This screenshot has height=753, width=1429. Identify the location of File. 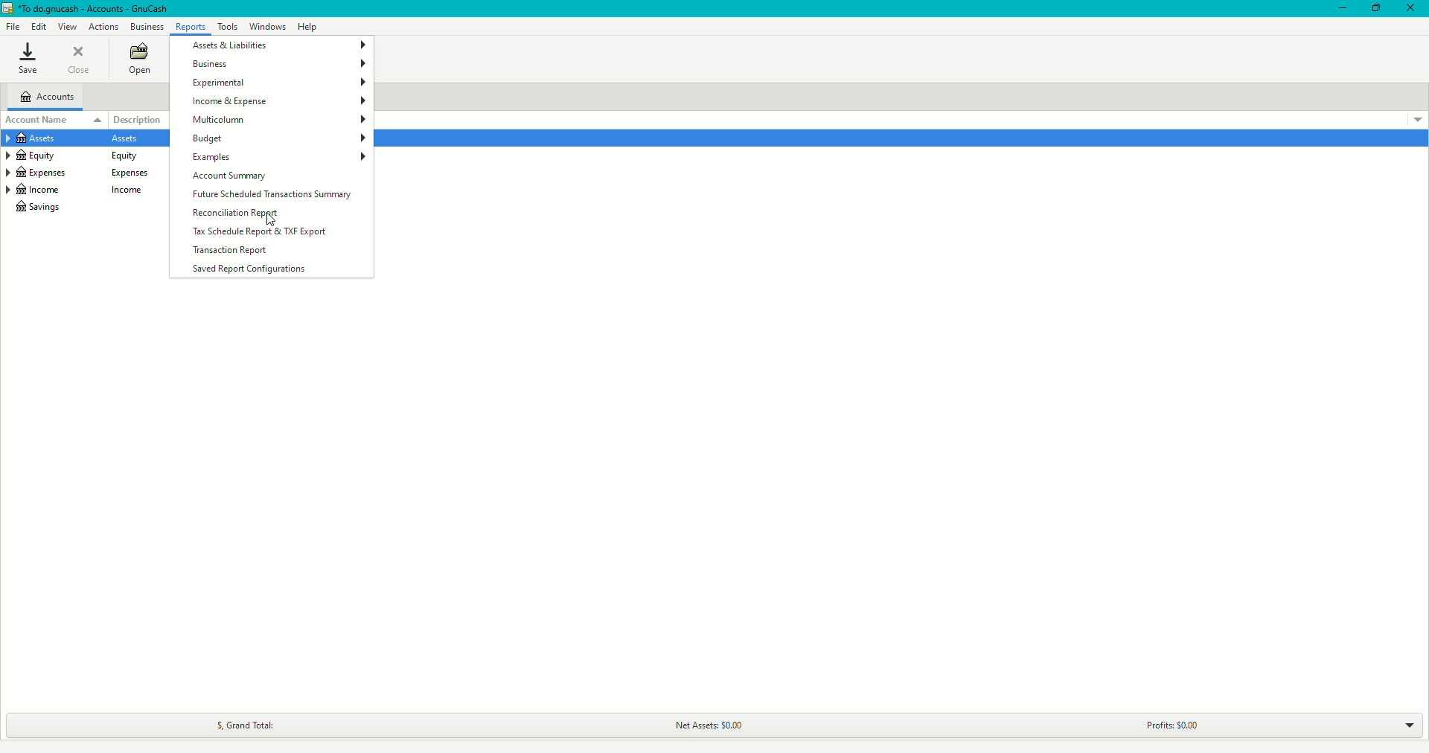
(16, 27).